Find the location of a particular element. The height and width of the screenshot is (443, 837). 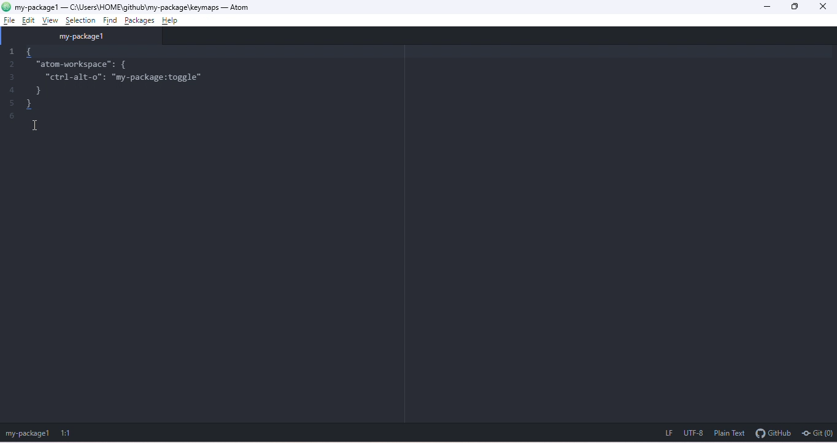

github is located at coordinates (777, 434).